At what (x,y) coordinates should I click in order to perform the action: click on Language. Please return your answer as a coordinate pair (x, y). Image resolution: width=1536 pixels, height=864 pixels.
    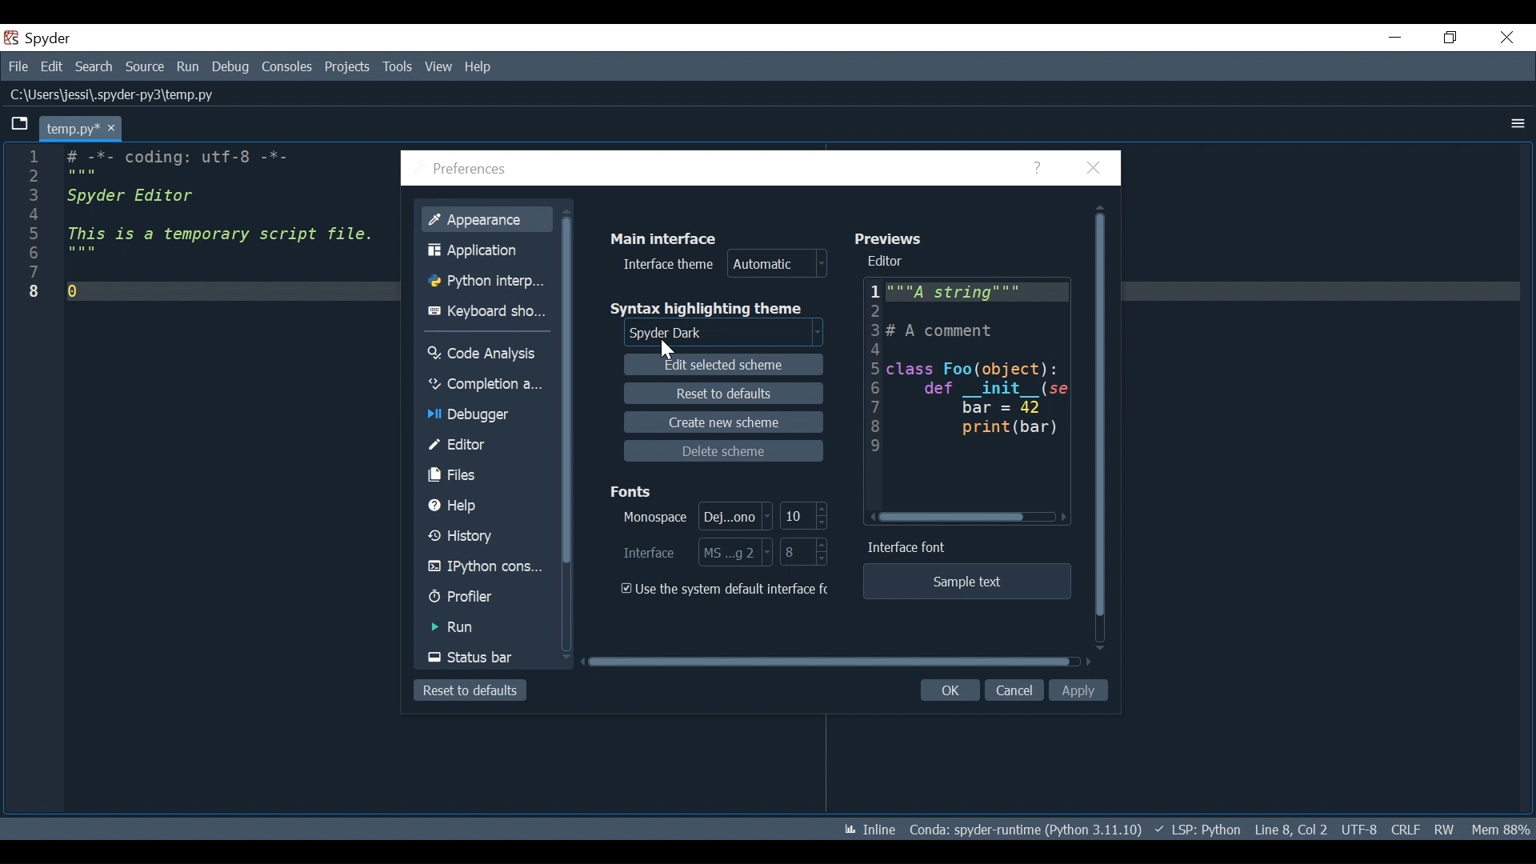
    Looking at the image, I should click on (1198, 828).